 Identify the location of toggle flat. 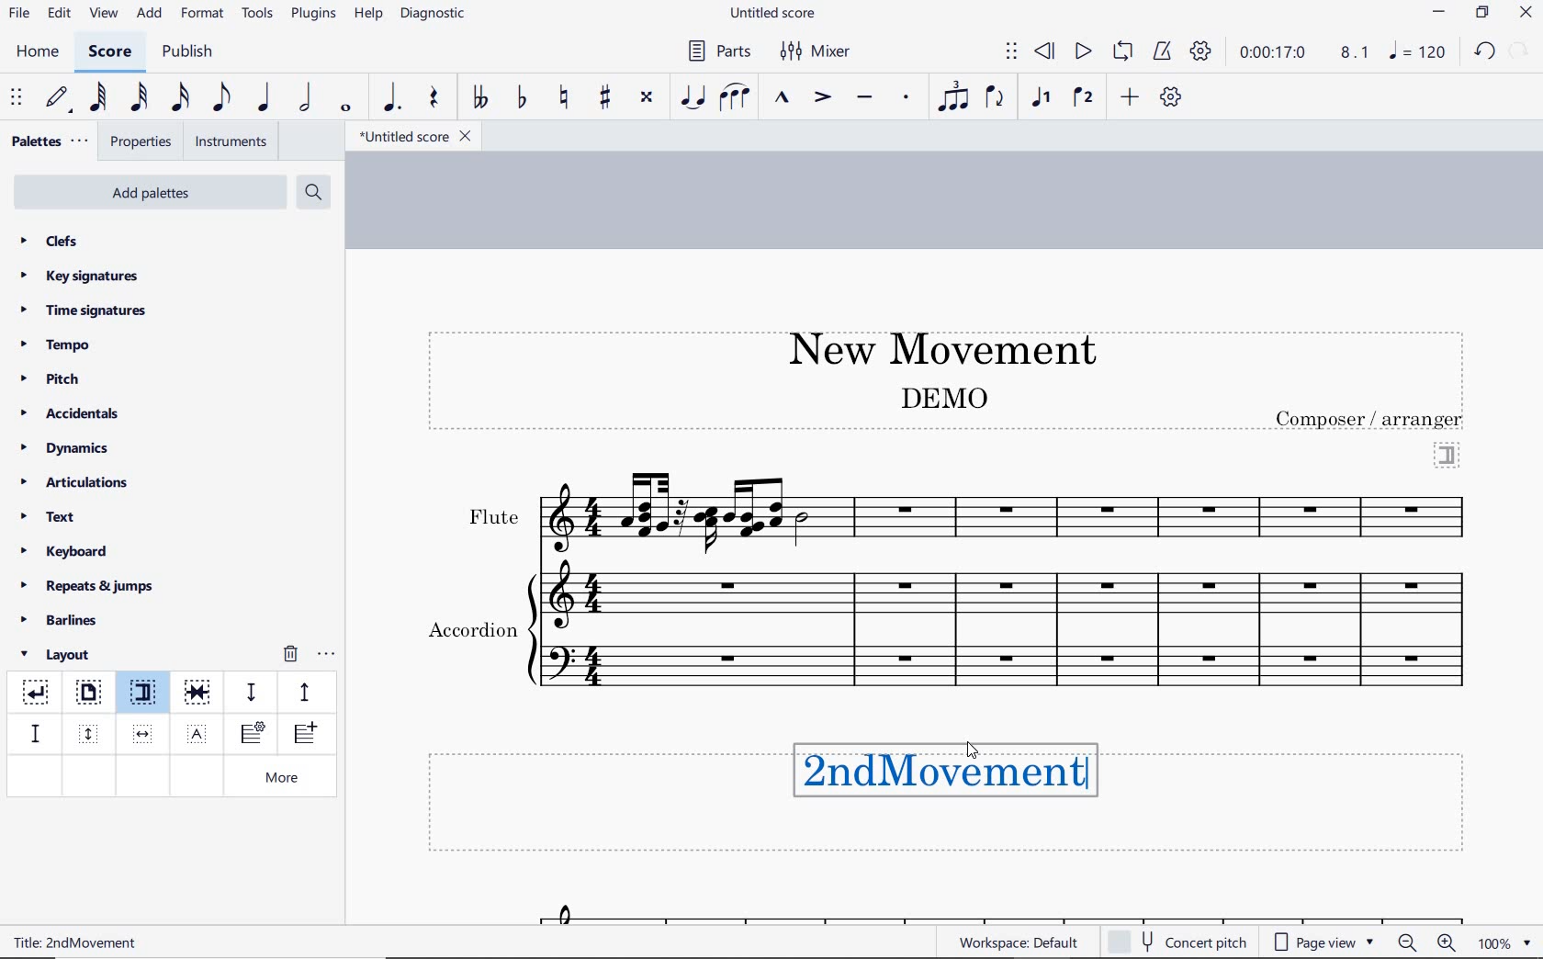
(520, 98).